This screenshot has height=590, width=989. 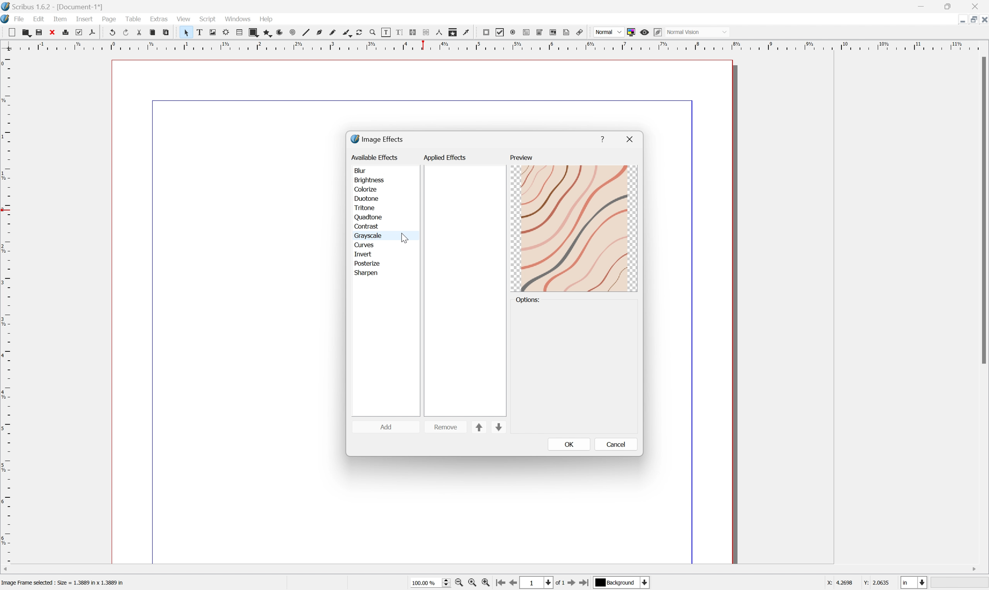 What do you see at coordinates (528, 31) in the screenshot?
I see `PDF text field` at bounding box center [528, 31].